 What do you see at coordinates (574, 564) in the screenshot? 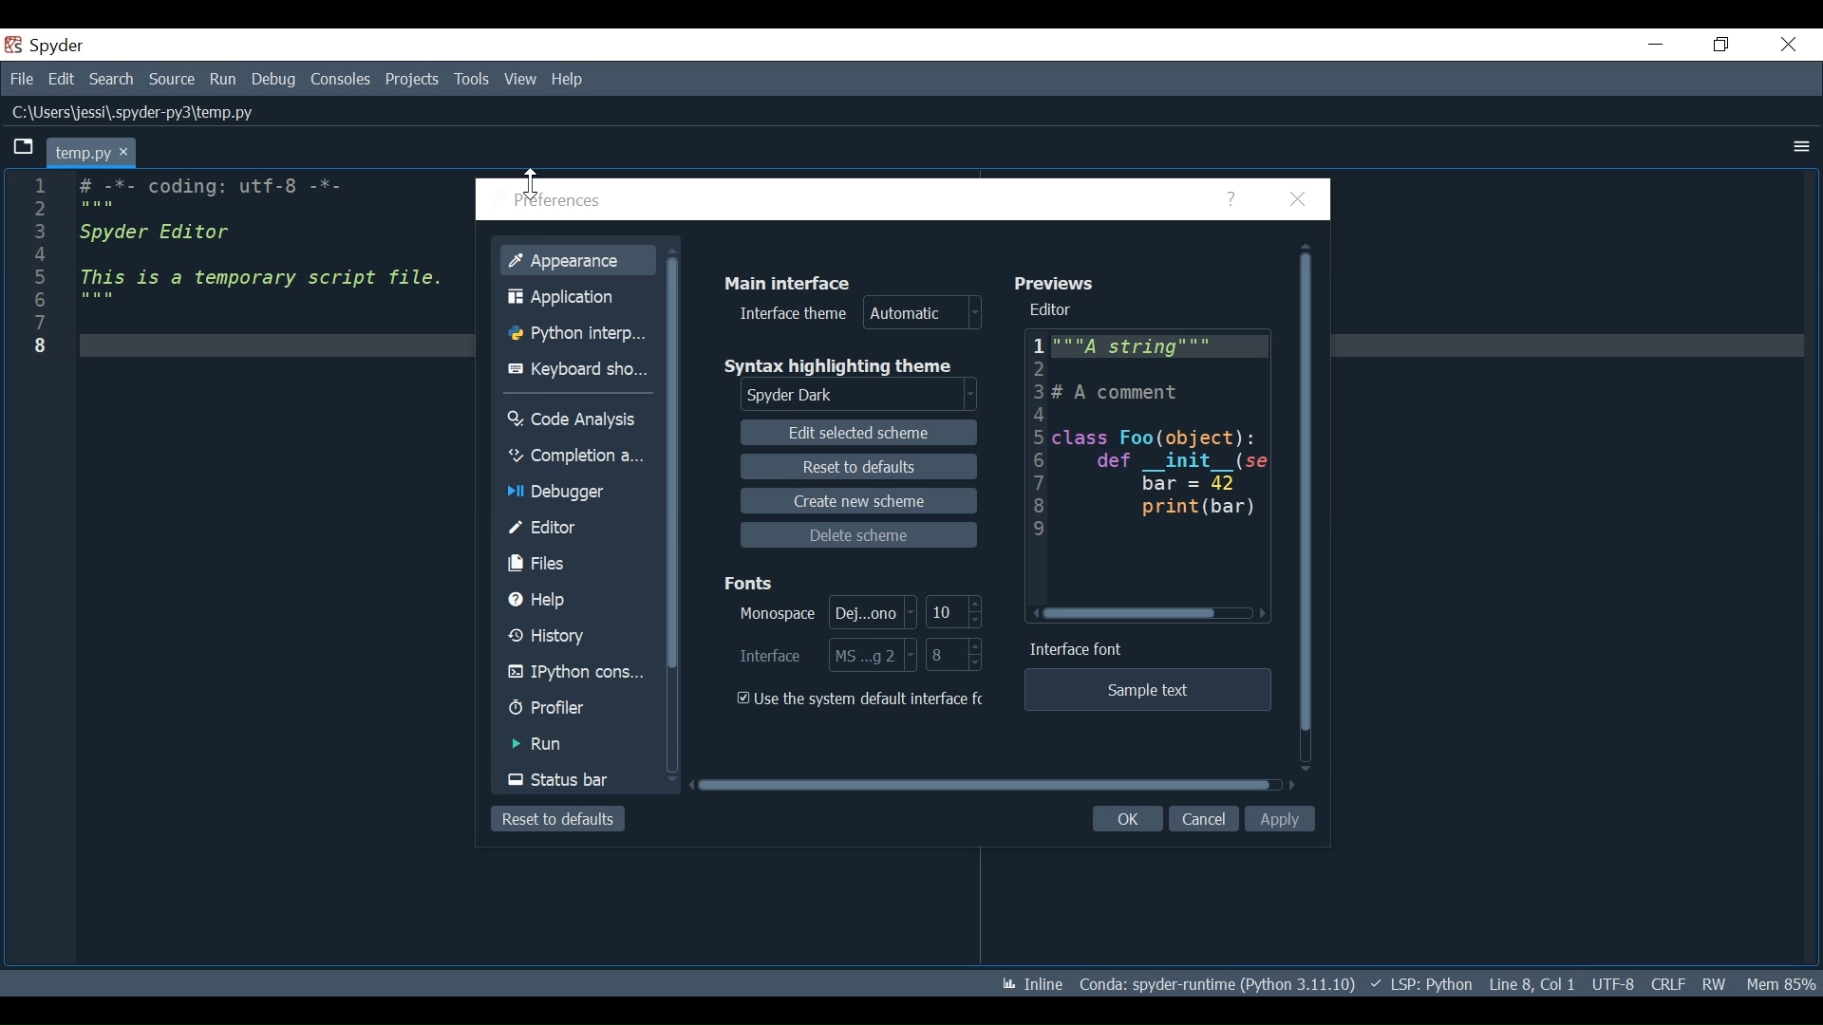
I see `Files` at bounding box center [574, 564].